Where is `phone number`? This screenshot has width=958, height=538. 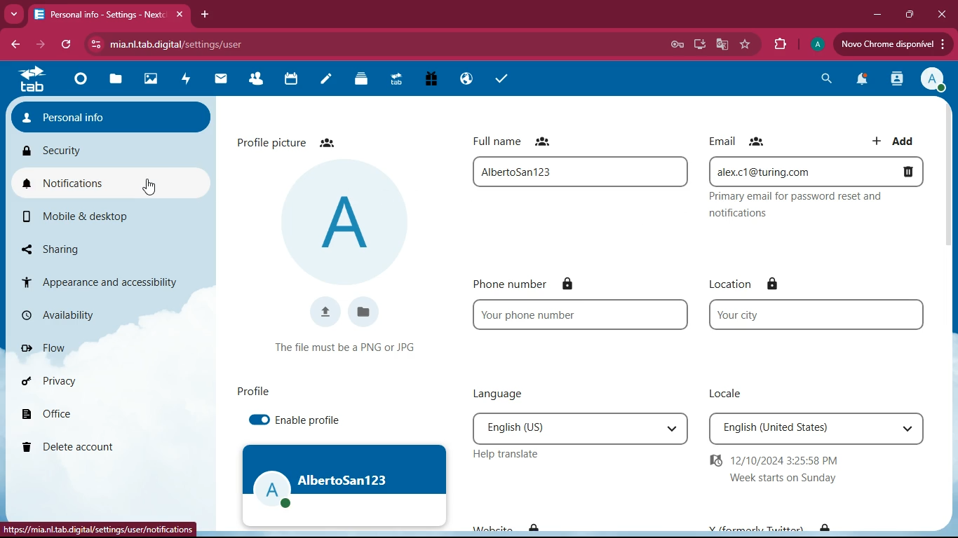
phone number is located at coordinates (579, 315).